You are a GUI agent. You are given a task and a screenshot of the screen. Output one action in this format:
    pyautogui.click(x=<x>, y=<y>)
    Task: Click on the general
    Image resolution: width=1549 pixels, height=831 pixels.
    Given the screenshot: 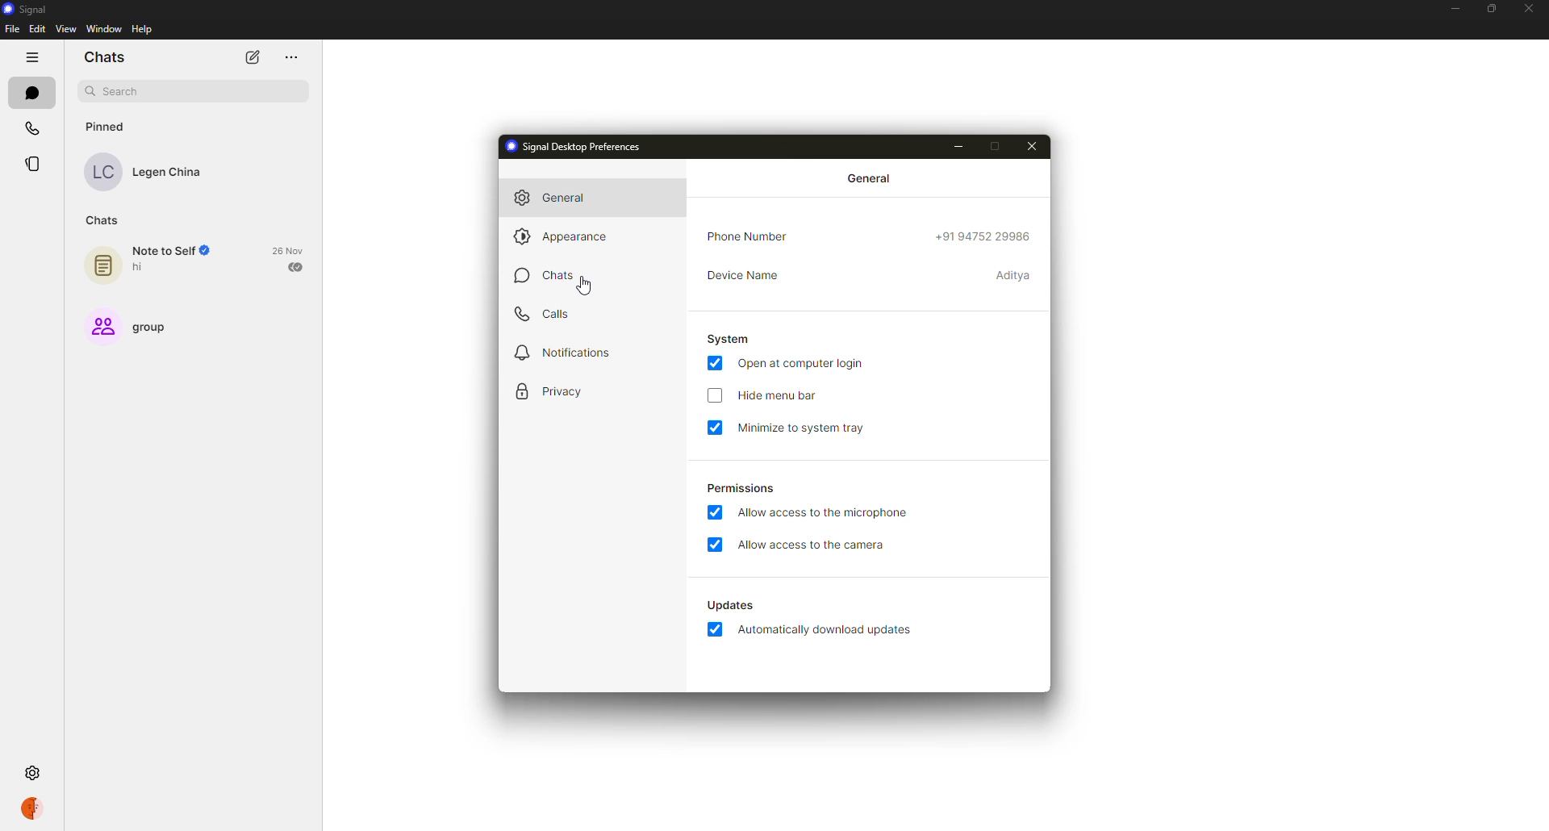 What is the action you would take?
    pyautogui.click(x=560, y=195)
    